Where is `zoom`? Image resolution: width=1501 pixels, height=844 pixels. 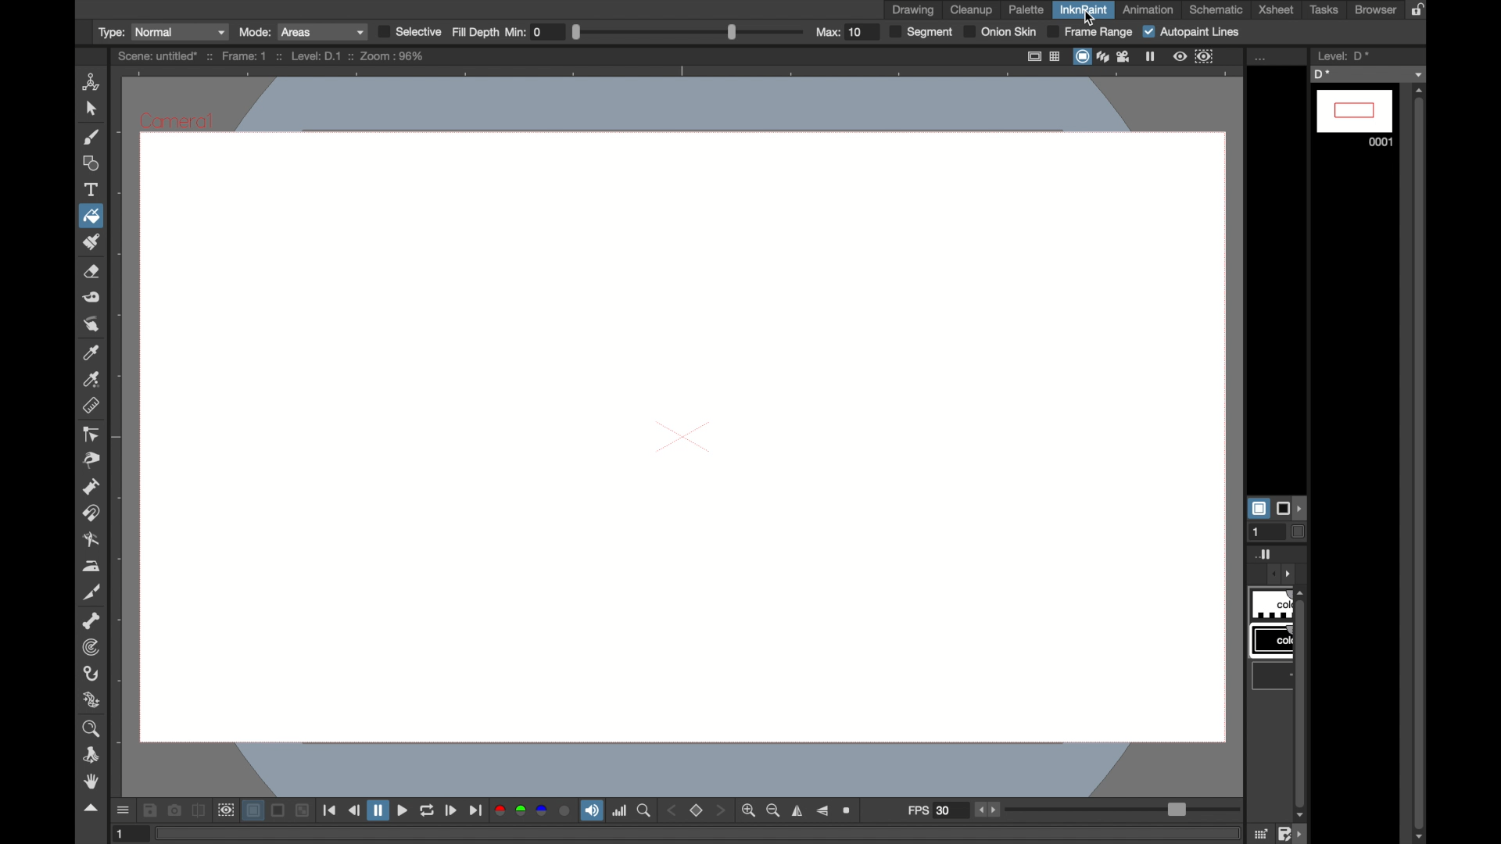
zoom is located at coordinates (645, 811).